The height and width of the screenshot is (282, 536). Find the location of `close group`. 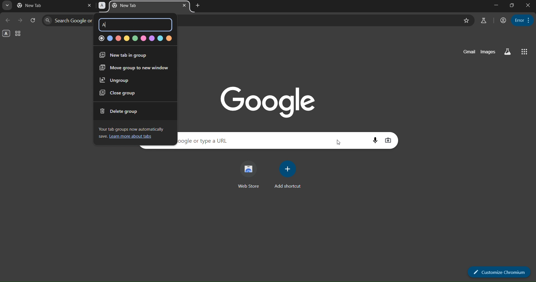

close group is located at coordinates (117, 93).